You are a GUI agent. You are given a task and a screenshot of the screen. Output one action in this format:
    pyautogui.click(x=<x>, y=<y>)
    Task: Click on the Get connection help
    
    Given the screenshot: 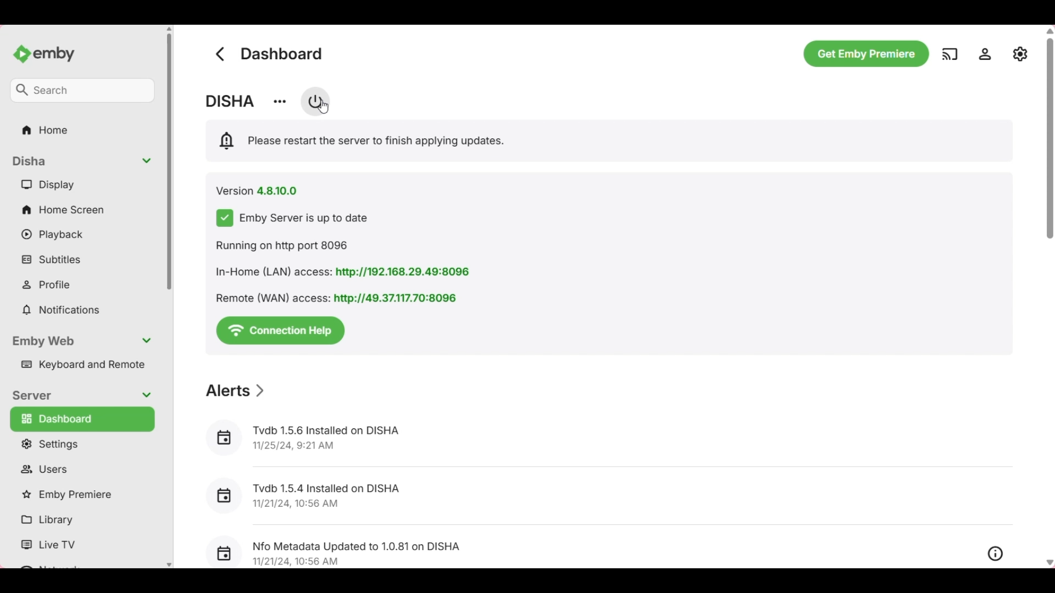 What is the action you would take?
    pyautogui.click(x=280, y=331)
    